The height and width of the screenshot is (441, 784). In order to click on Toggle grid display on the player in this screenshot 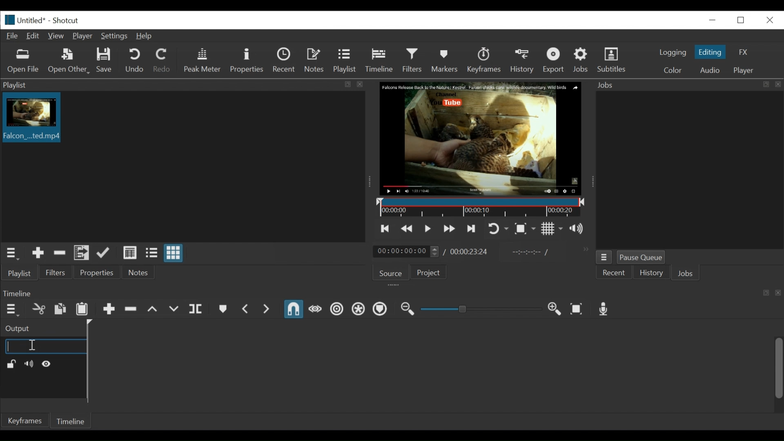, I will do `click(552, 229)`.